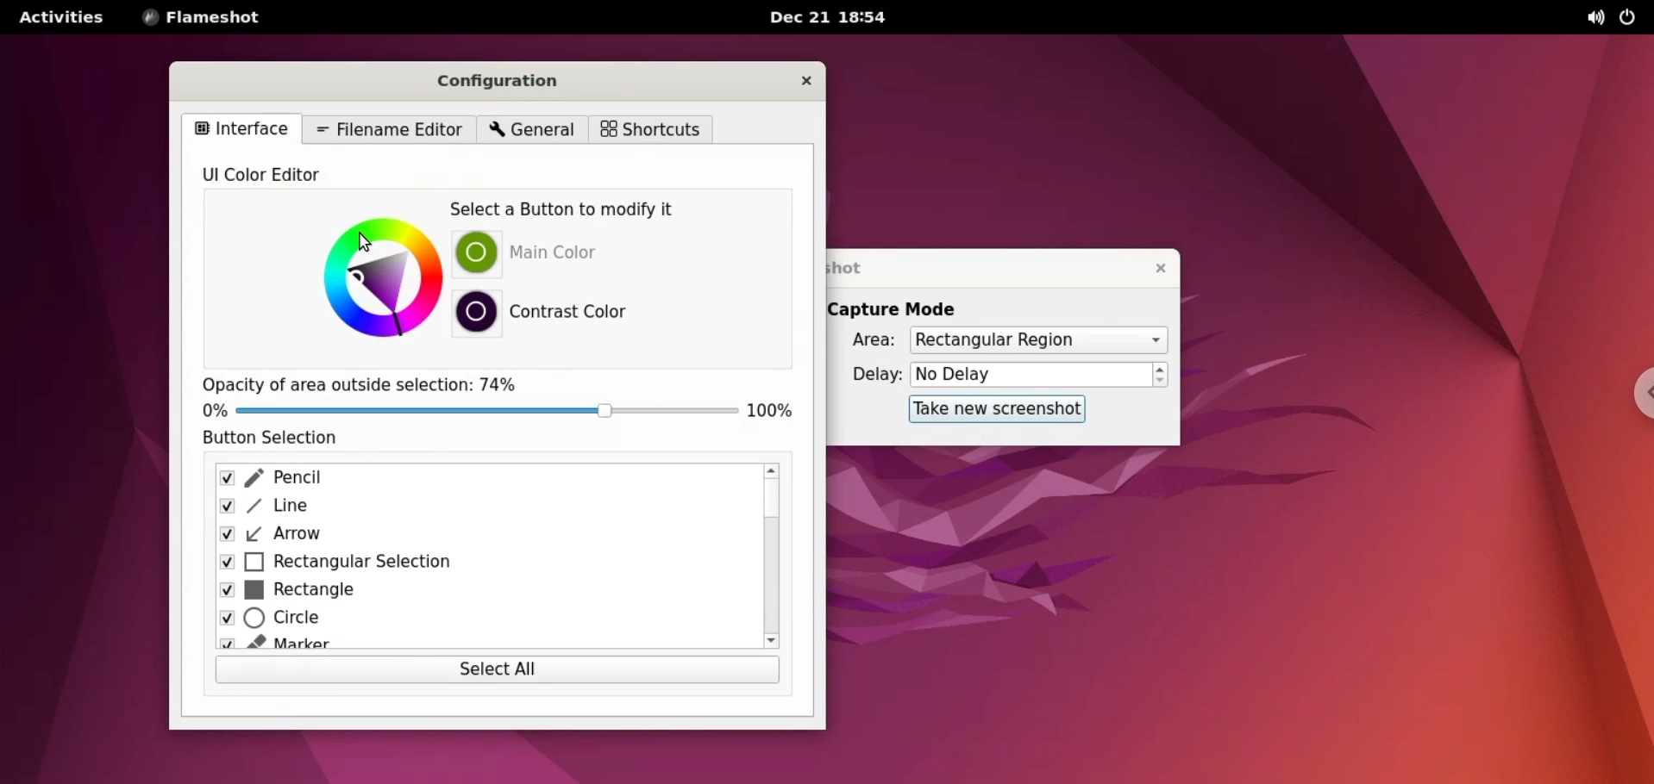 This screenshot has width=1654, height=784. I want to click on select a button to modify it, so click(573, 209).